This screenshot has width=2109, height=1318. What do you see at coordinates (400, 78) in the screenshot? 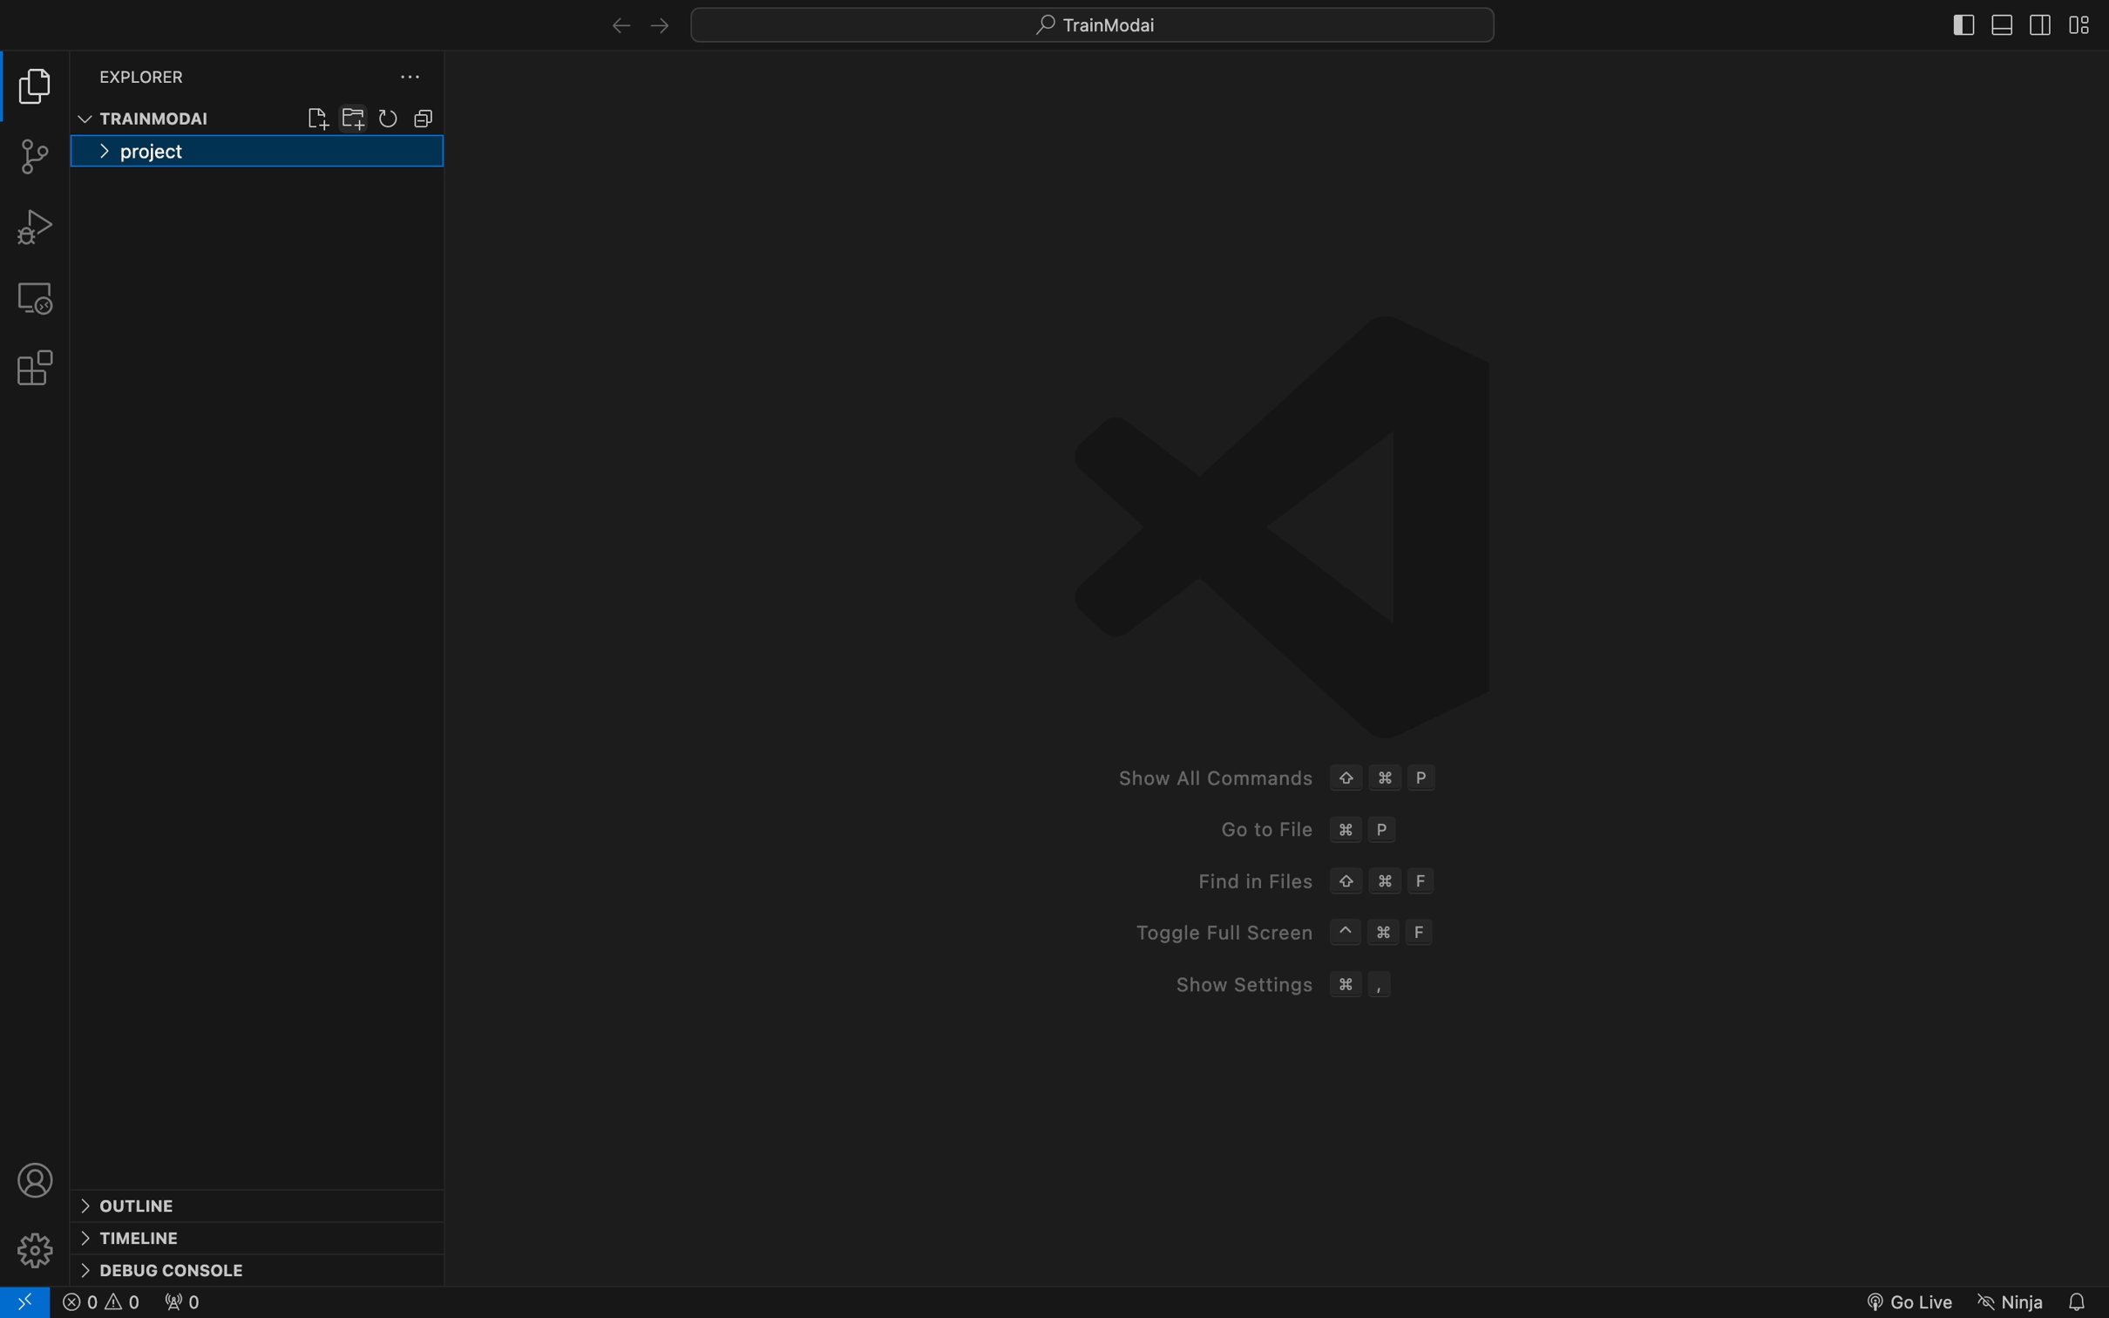
I see `explore settings` at bounding box center [400, 78].